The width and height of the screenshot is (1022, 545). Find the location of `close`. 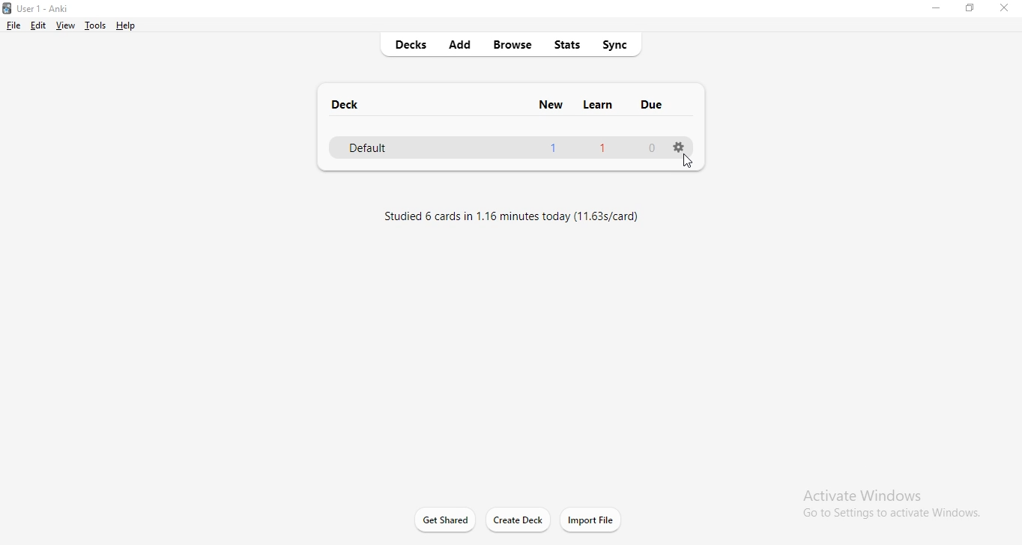

close is located at coordinates (1003, 10).